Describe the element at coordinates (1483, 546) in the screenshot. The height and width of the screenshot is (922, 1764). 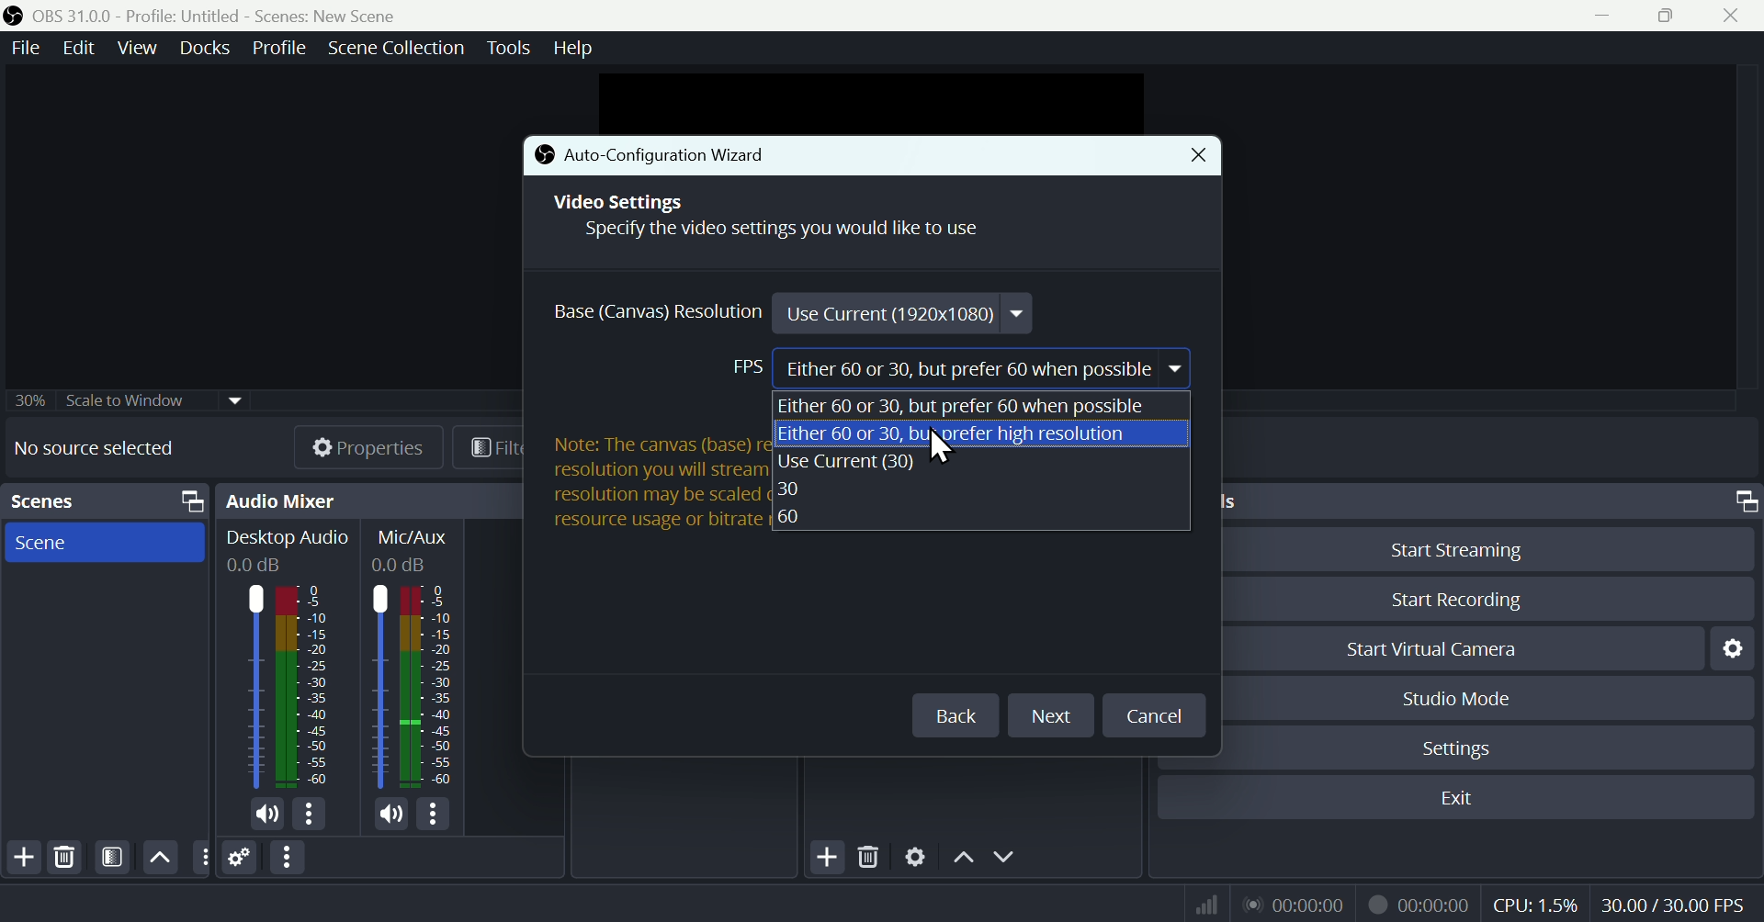
I see `Start Streaming` at that location.